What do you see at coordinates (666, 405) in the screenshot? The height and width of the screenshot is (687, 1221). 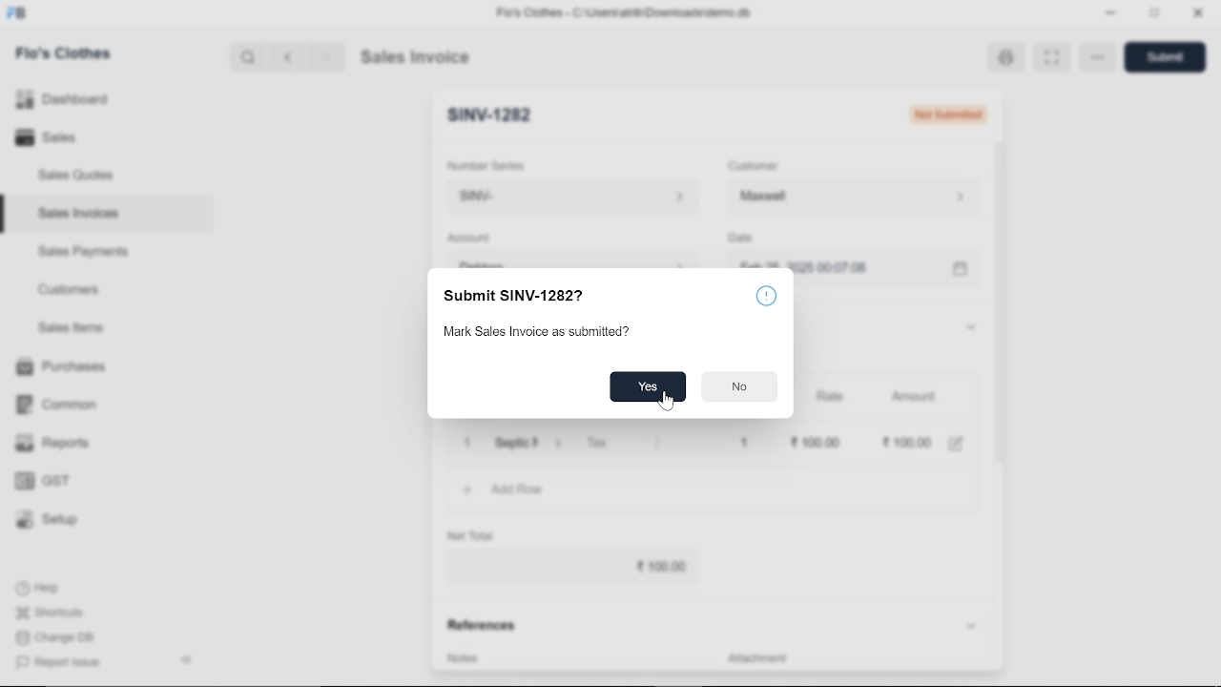 I see `cursor` at bounding box center [666, 405].